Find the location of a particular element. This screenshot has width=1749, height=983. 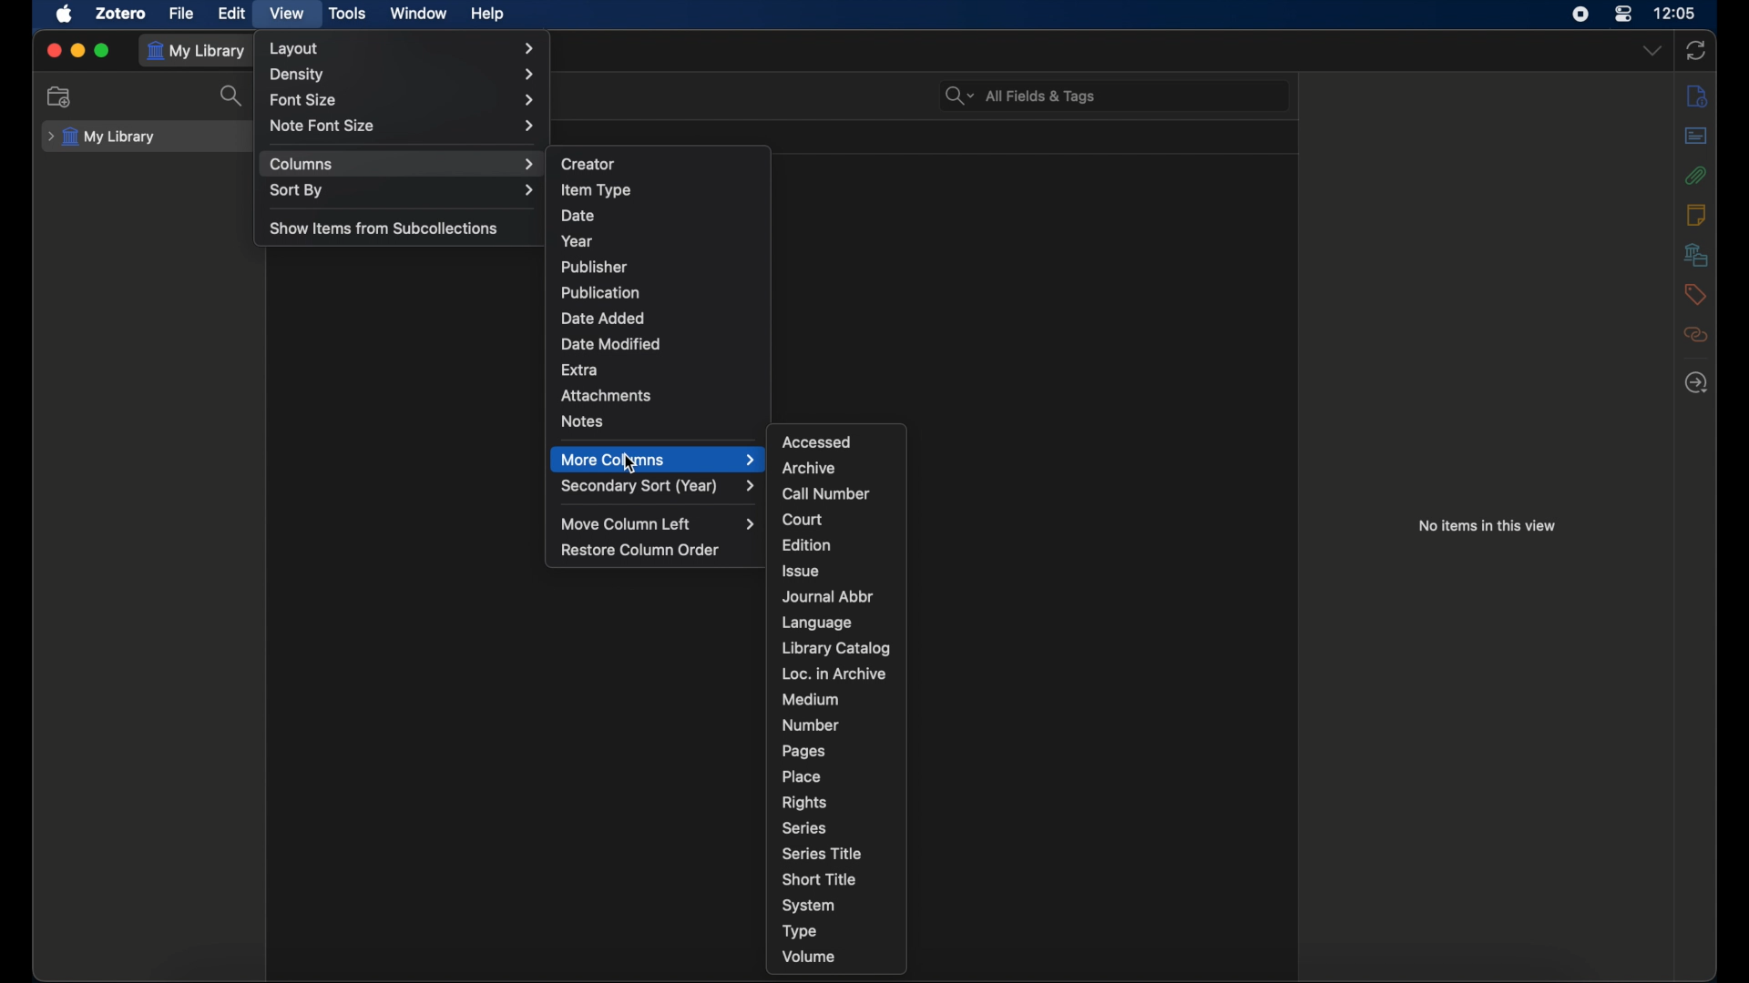

tools is located at coordinates (348, 14).